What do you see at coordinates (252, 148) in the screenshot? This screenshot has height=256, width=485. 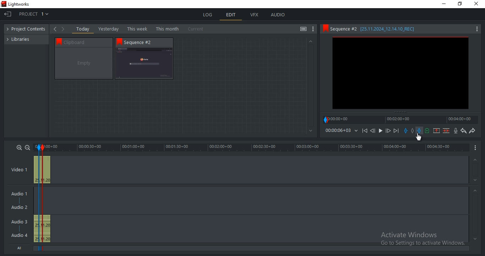 I see `timeline` at bounding box center [252, 148].